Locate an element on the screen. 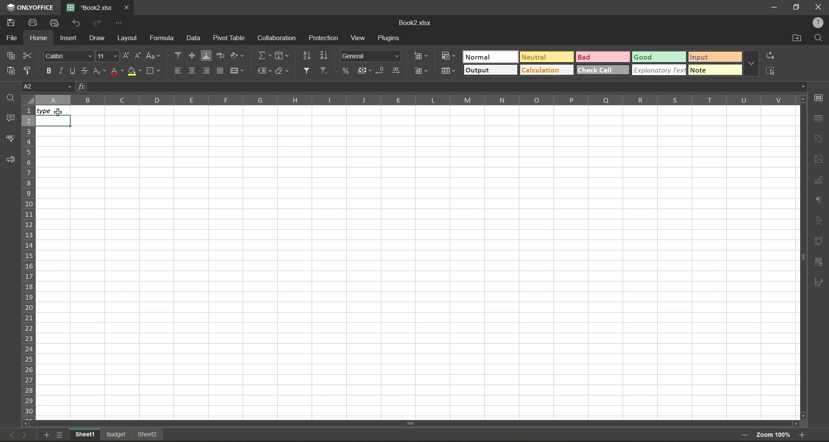  merge and center is located at coordinates (238, 71).